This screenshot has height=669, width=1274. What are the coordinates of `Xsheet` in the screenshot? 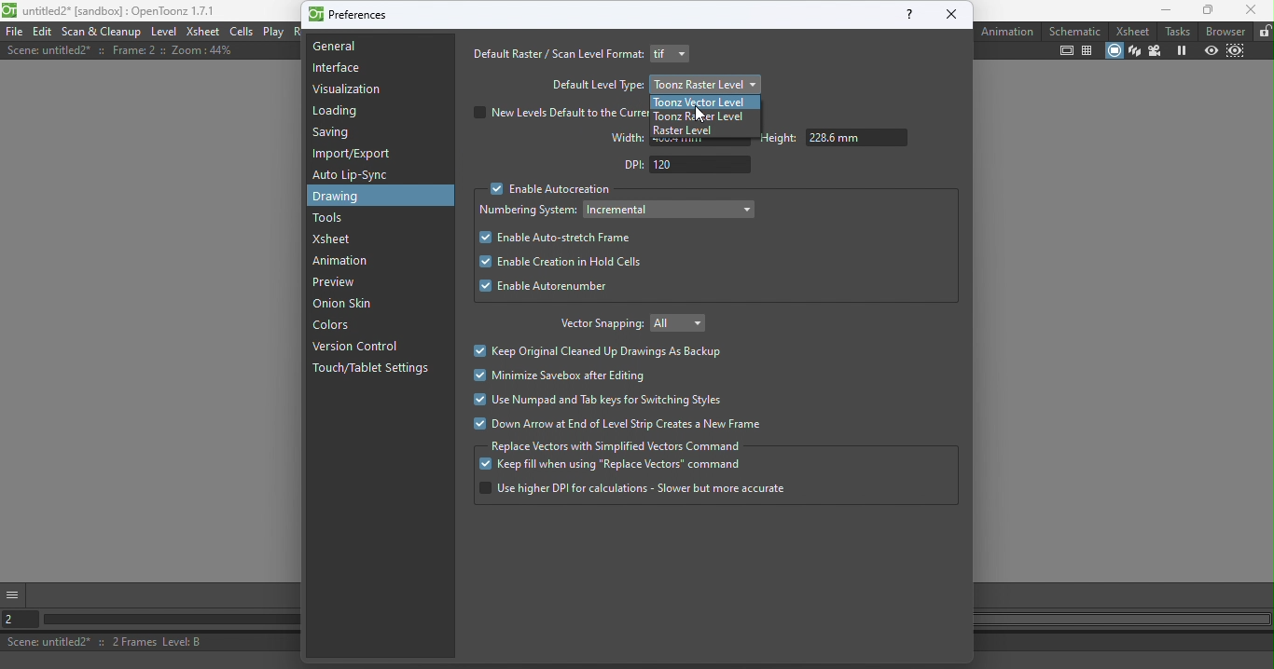 It's located at (337, 239).